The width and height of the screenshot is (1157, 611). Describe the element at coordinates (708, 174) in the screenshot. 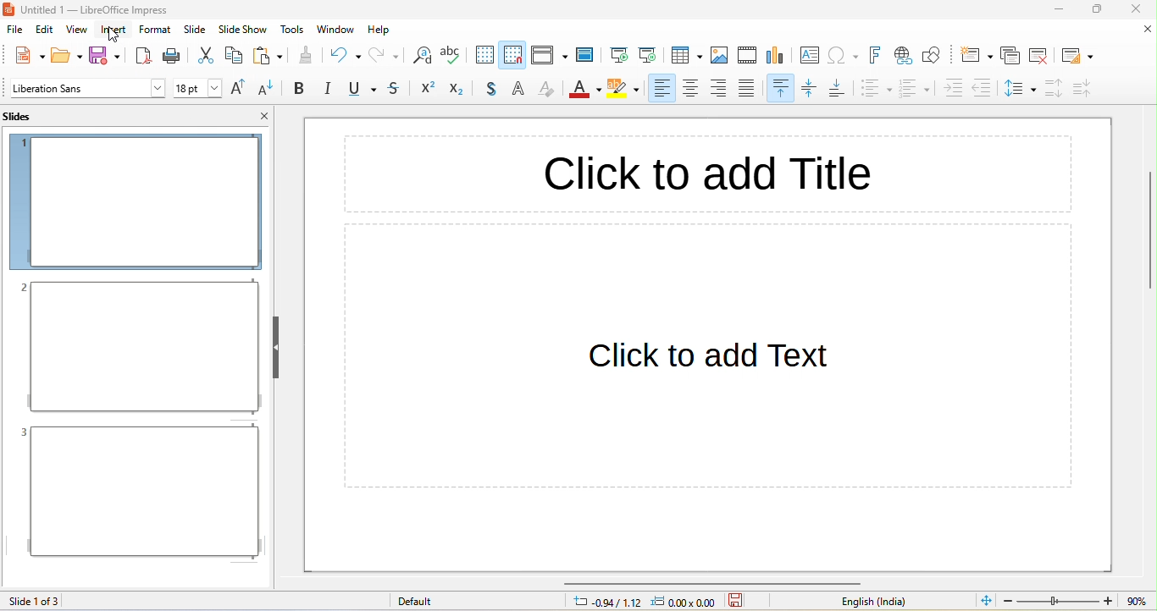

I see `click to add title` at that location.